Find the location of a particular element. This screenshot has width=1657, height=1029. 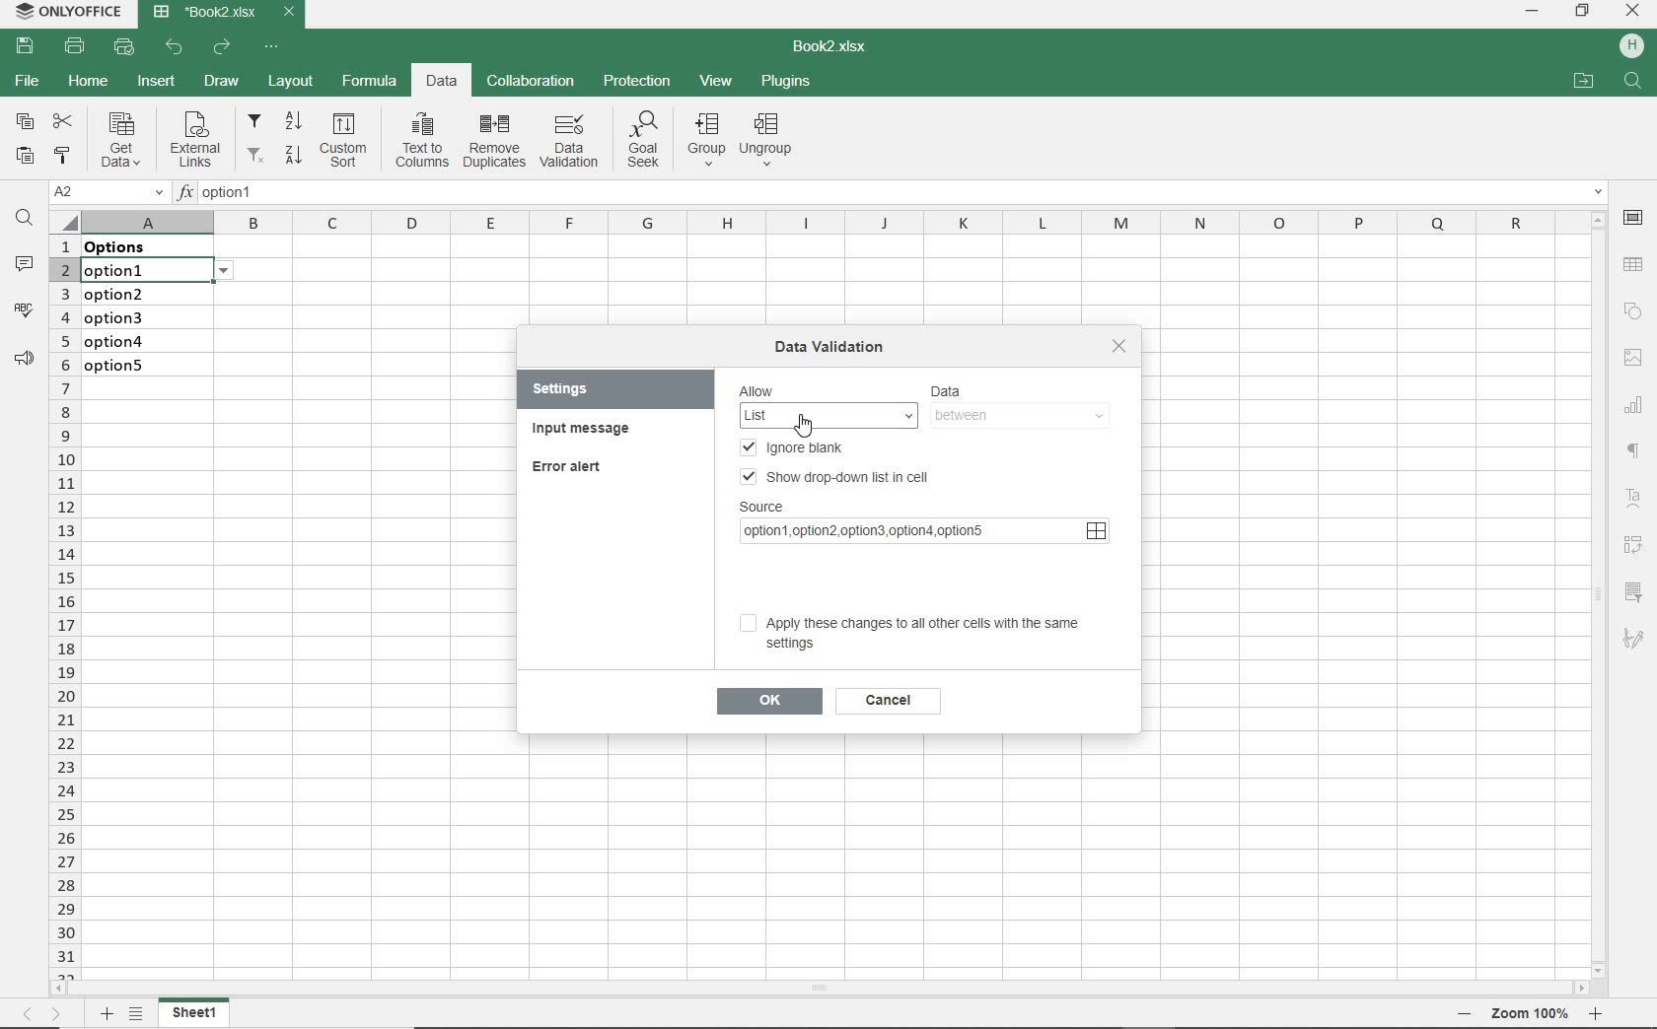

REDO is located at coordinates (222, 47).